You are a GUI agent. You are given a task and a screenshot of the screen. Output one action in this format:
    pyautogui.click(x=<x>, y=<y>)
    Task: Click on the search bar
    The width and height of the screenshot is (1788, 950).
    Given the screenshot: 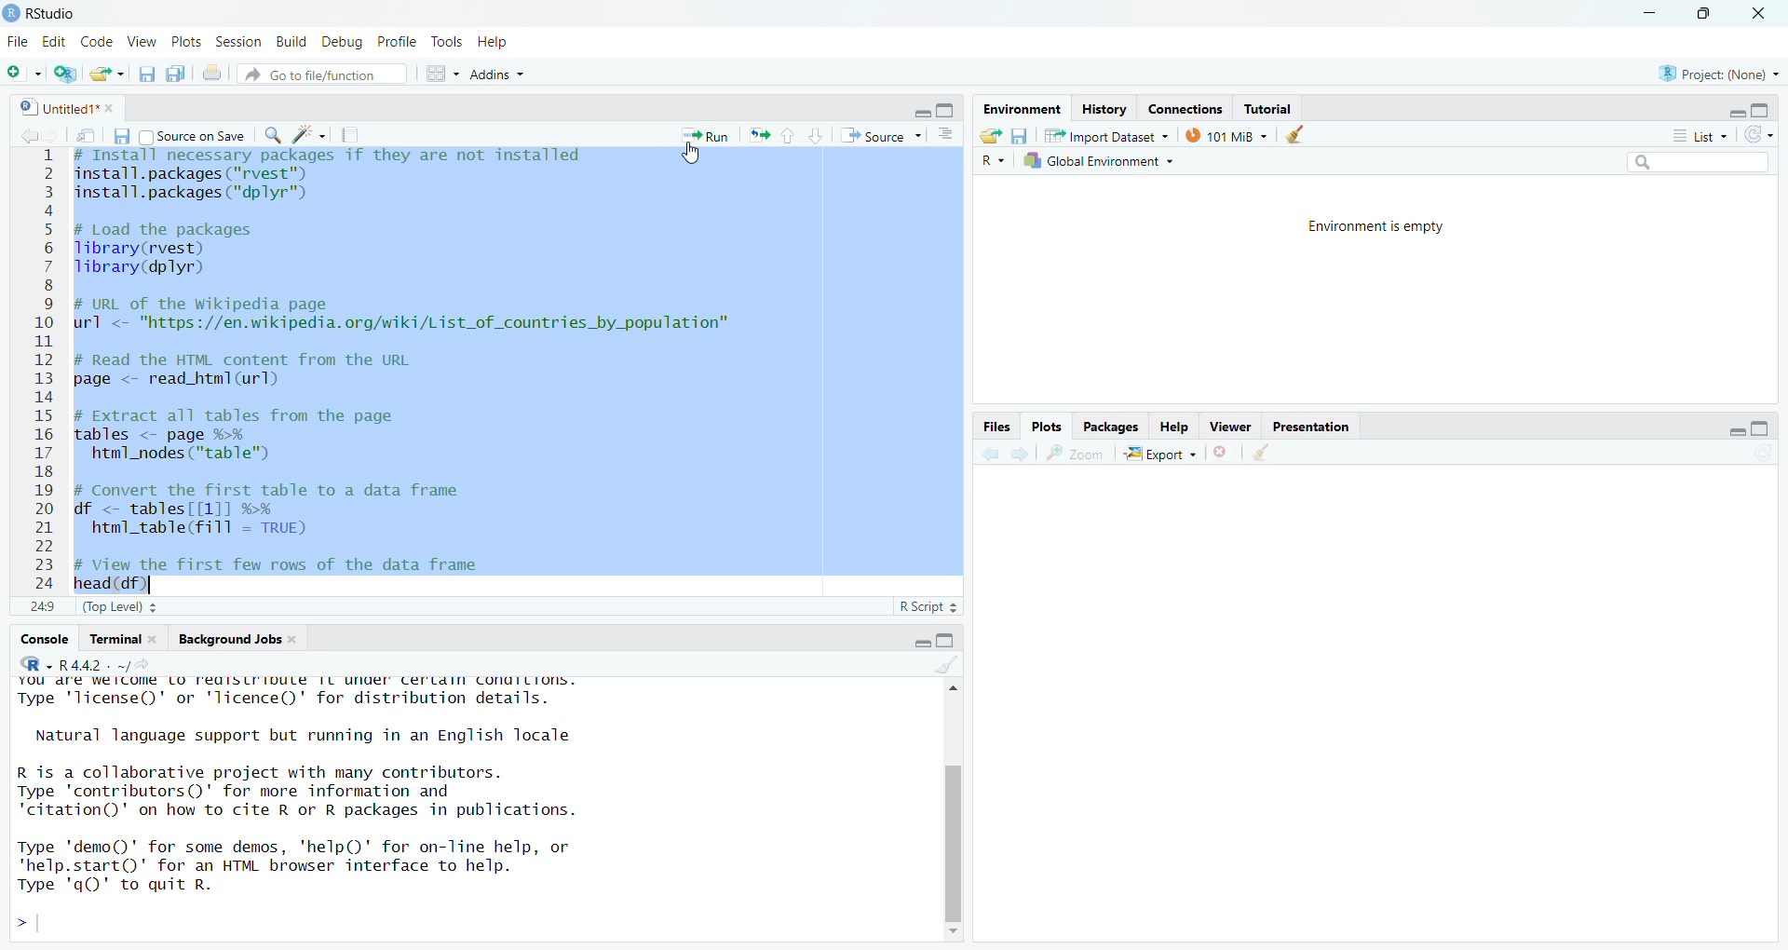 What is the action you would take?
    pyautogui.click(x=1698, y=161)
    